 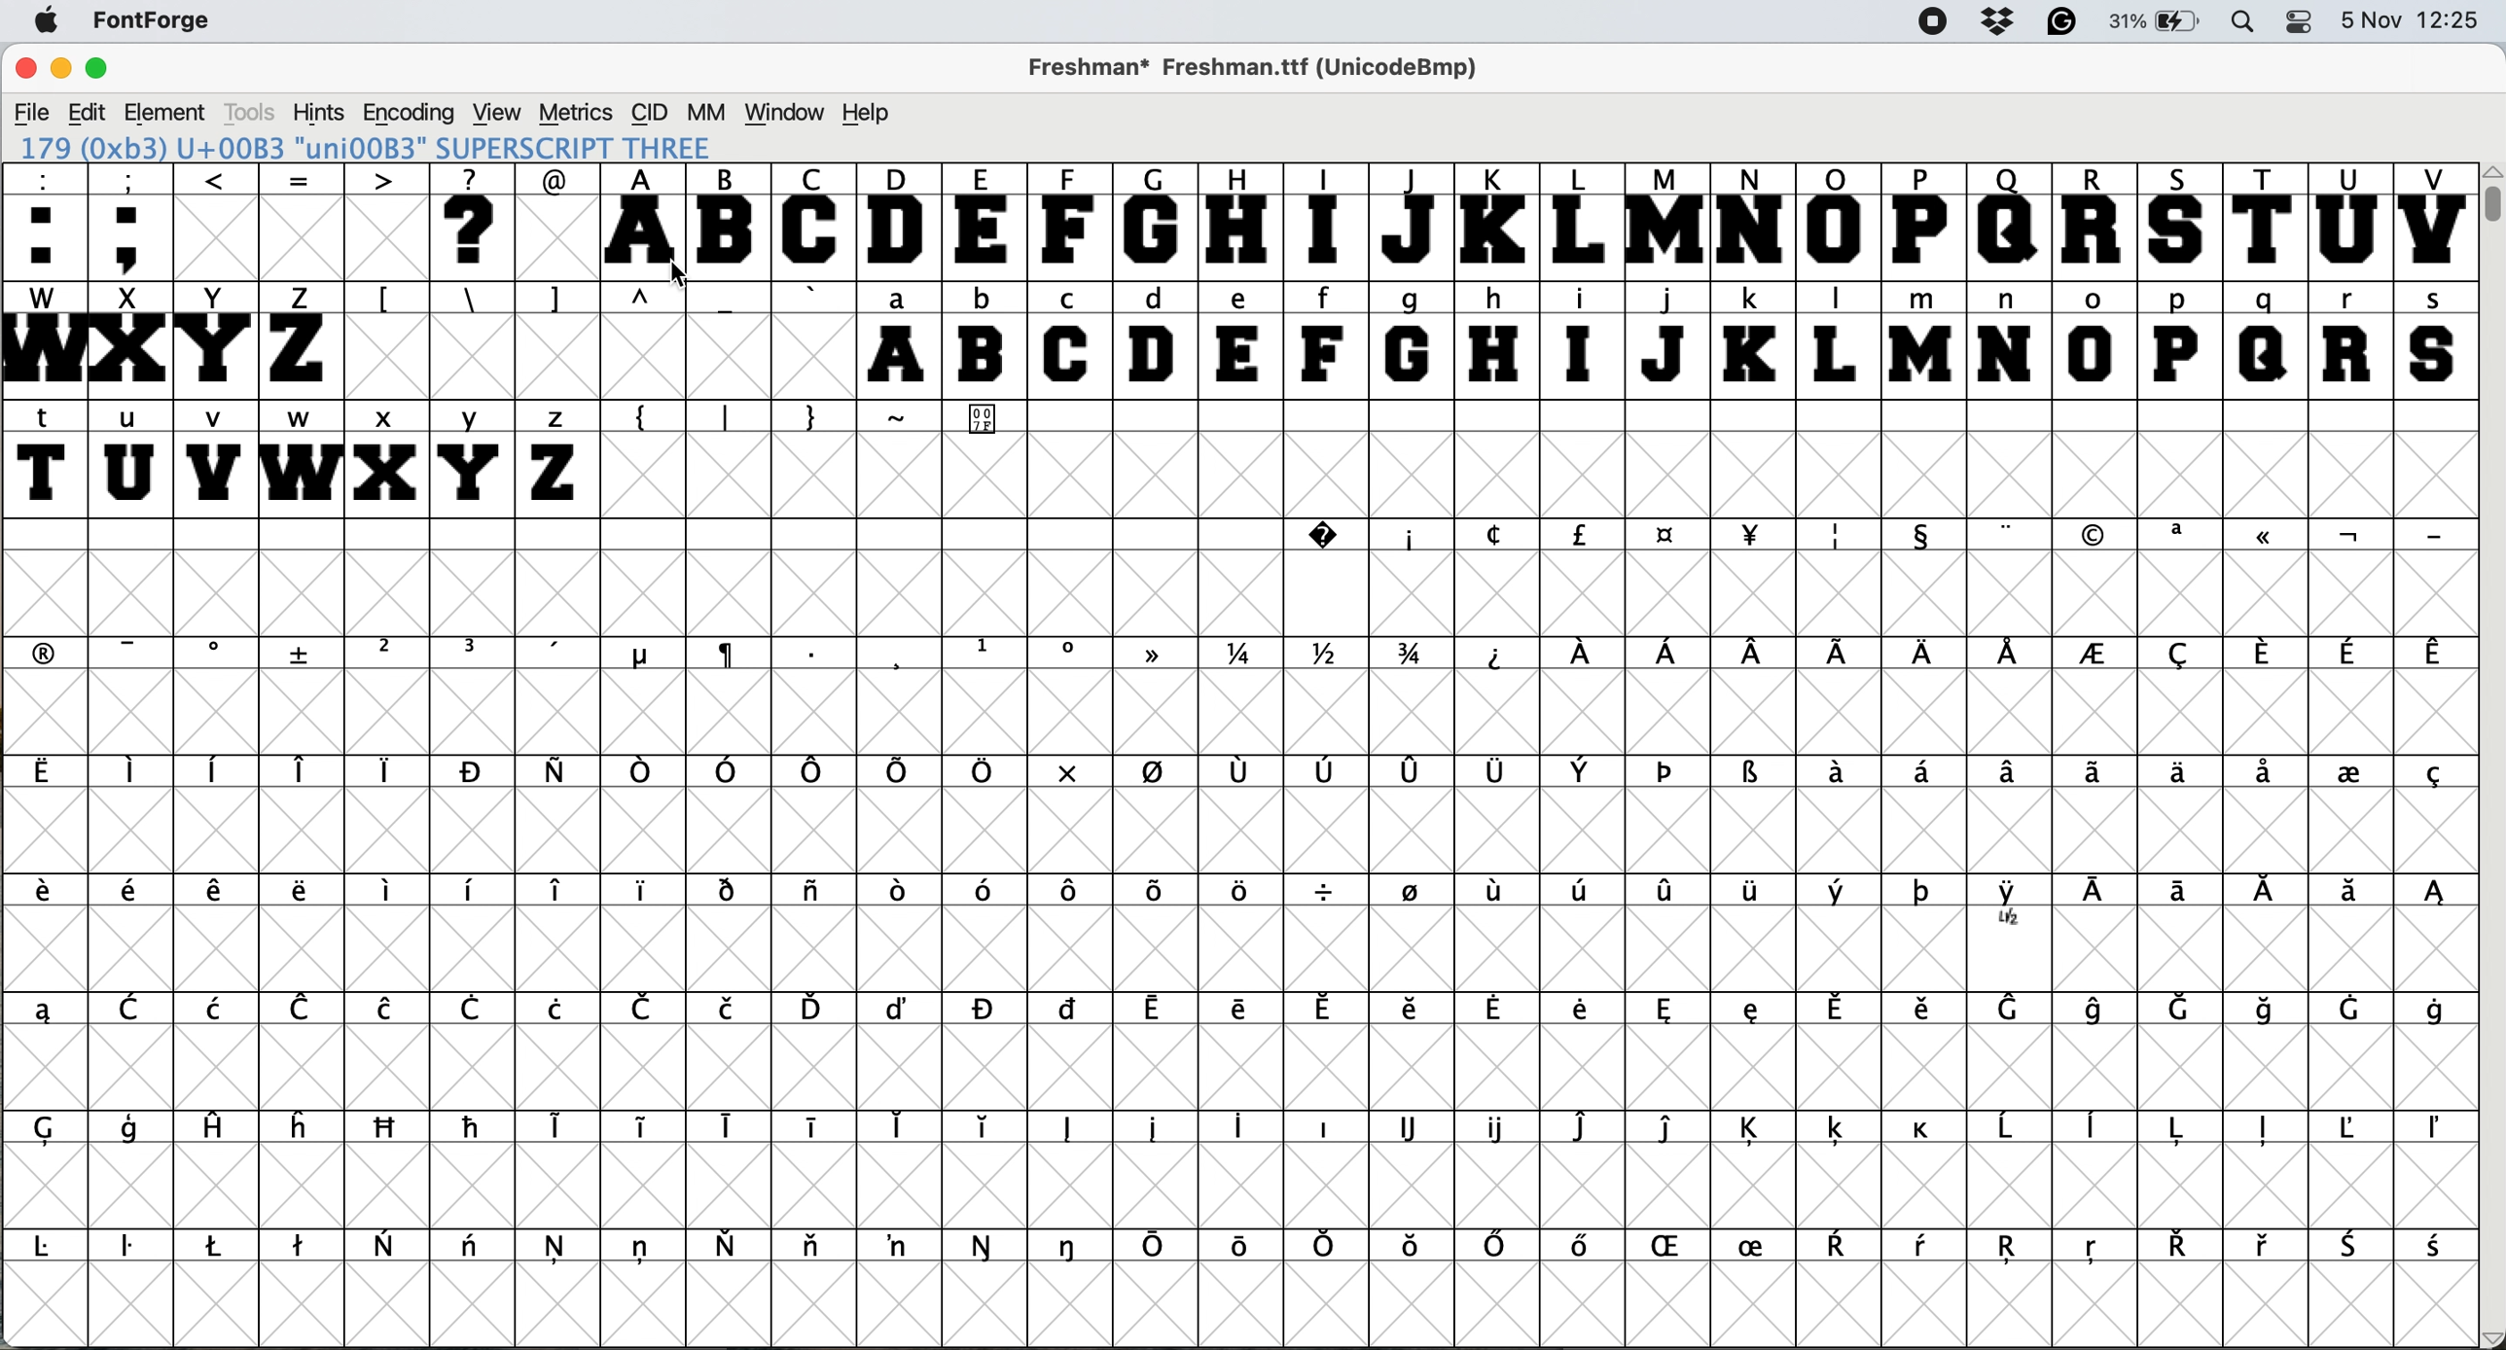 What do you see at coordinates (1327, 891) in the screenshot?
I see `symbol` at bounding box center [1327, 891].